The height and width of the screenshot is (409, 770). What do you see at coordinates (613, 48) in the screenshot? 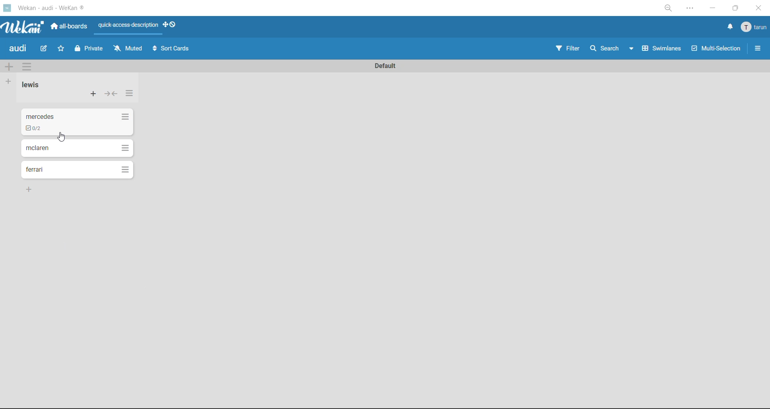
I see `search` at bounding box center [613, 48].